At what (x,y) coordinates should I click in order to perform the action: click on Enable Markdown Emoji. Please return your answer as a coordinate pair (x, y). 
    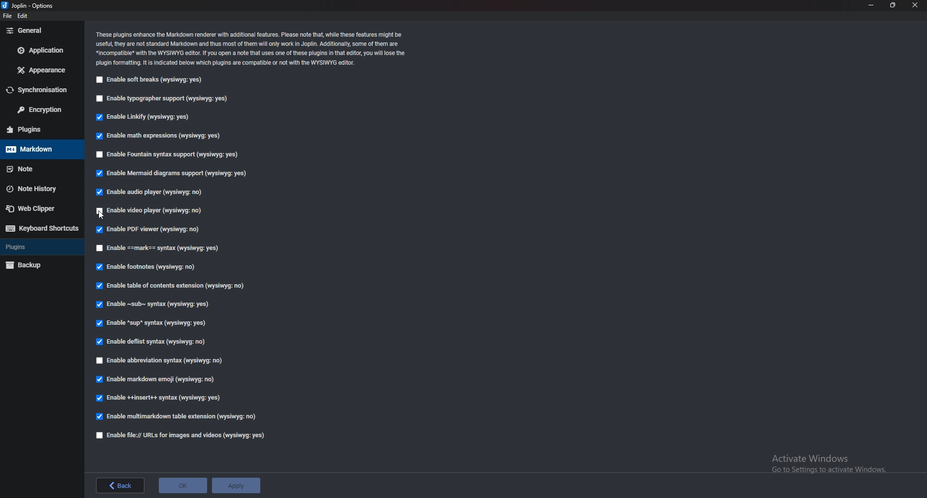
    Looking at the image, I should click on (156, 379).